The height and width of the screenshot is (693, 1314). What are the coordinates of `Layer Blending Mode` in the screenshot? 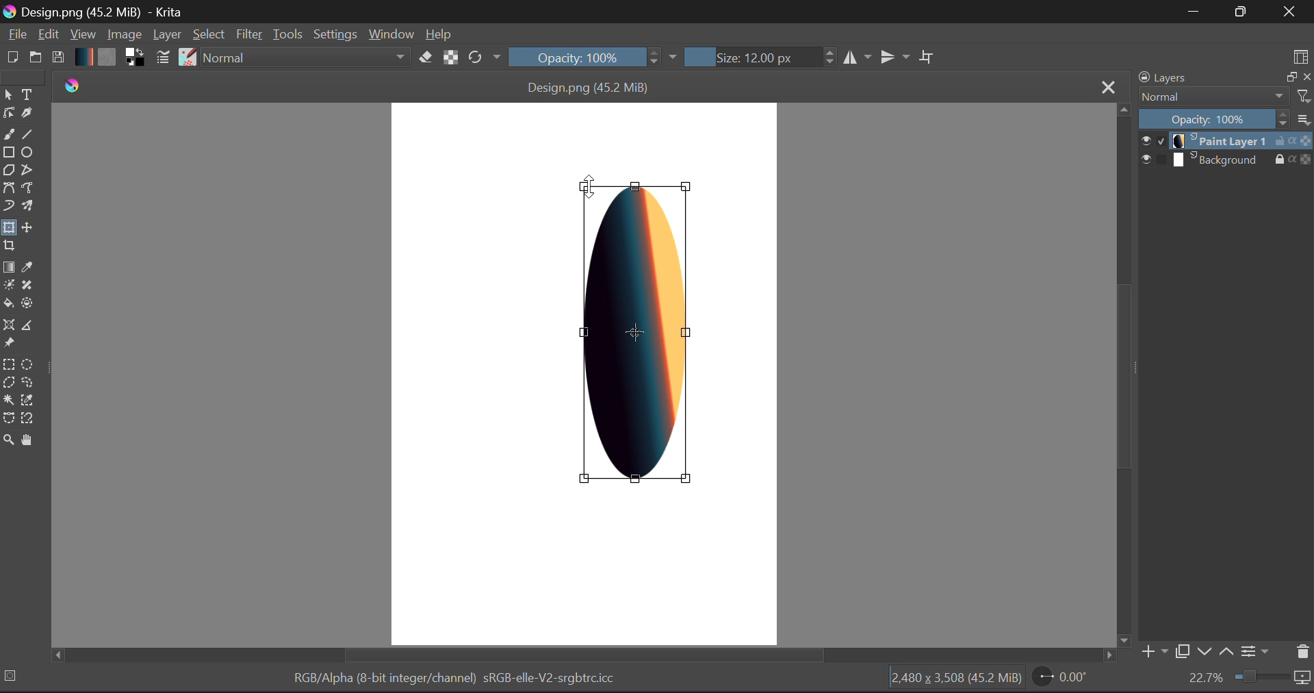 It's located at (1224, 97).